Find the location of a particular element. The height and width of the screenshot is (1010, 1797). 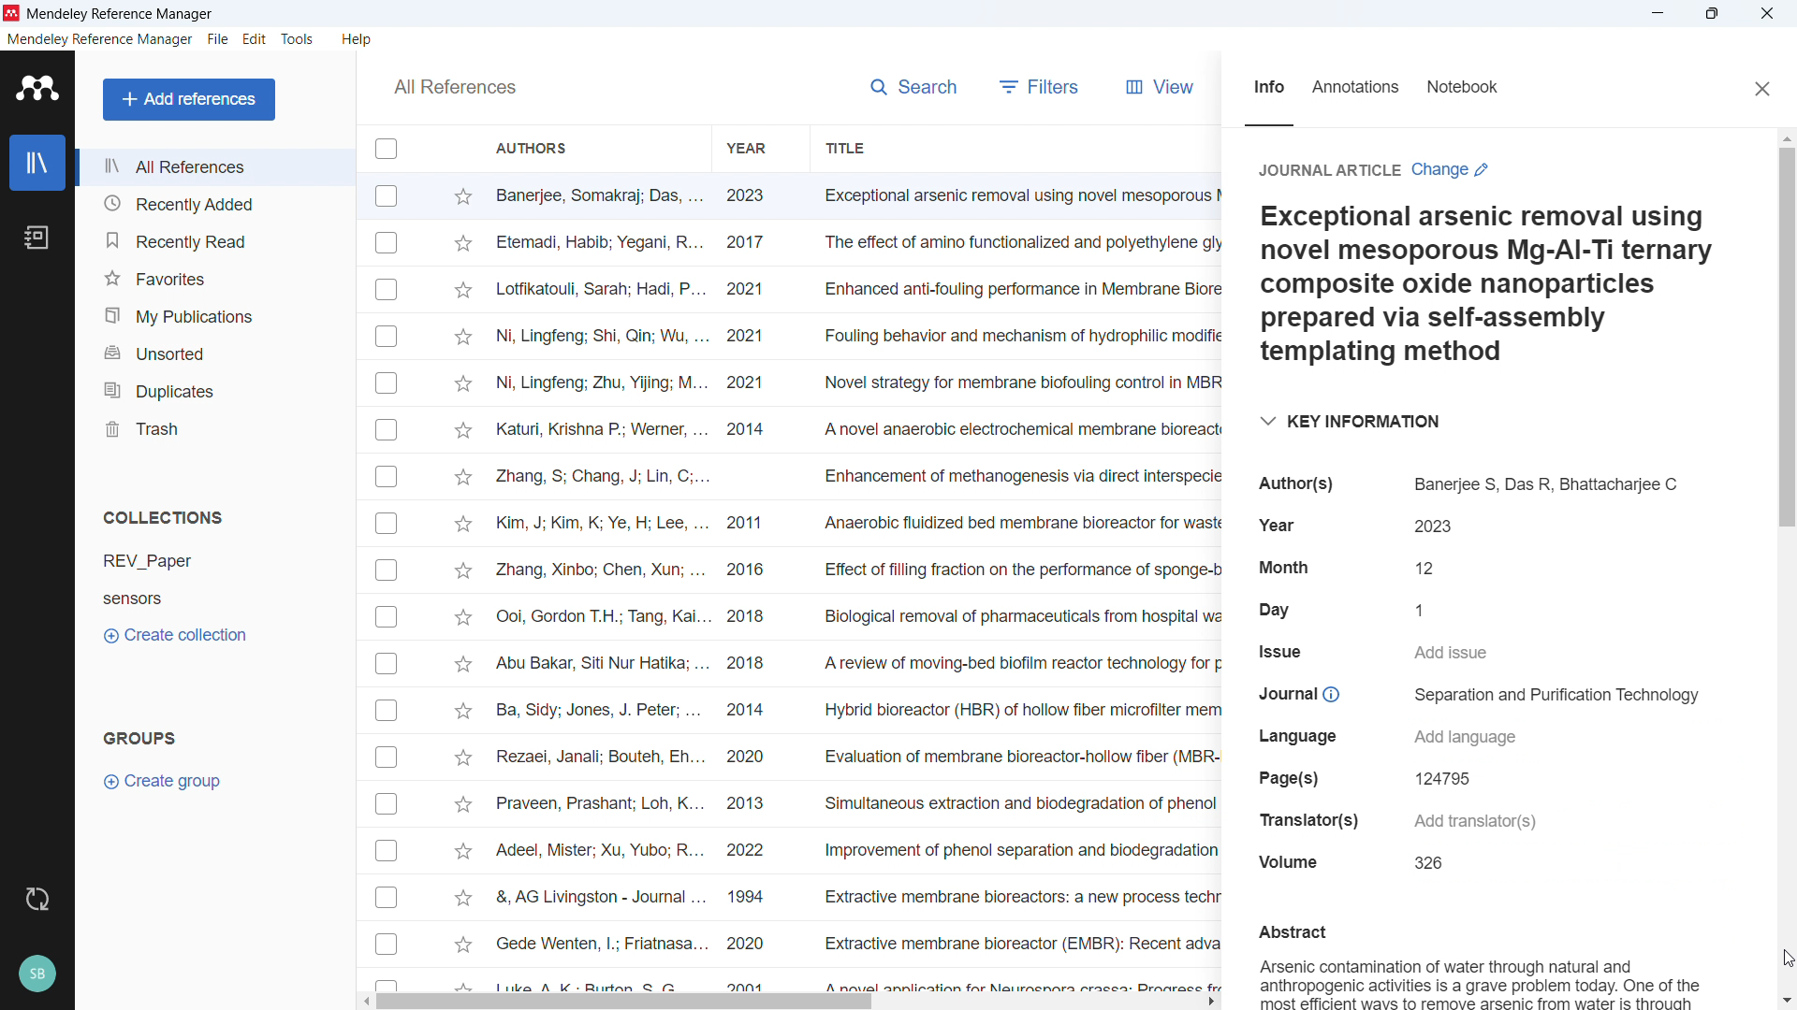

2014 is located at coordinates (748, 713).